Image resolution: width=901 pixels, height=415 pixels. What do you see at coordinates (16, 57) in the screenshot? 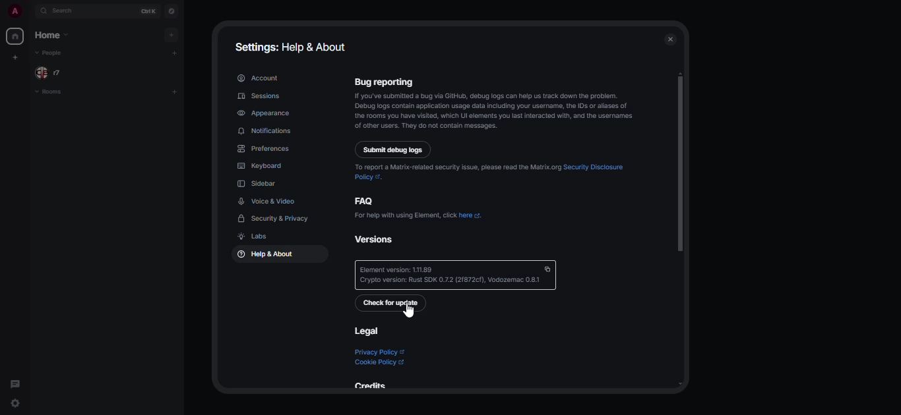
I see `create myspace` at bounding box center [16, 57].